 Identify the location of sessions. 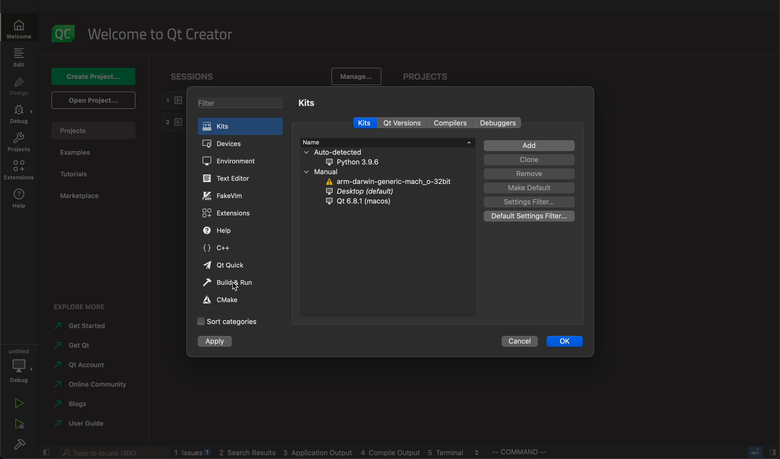
(197, 75).